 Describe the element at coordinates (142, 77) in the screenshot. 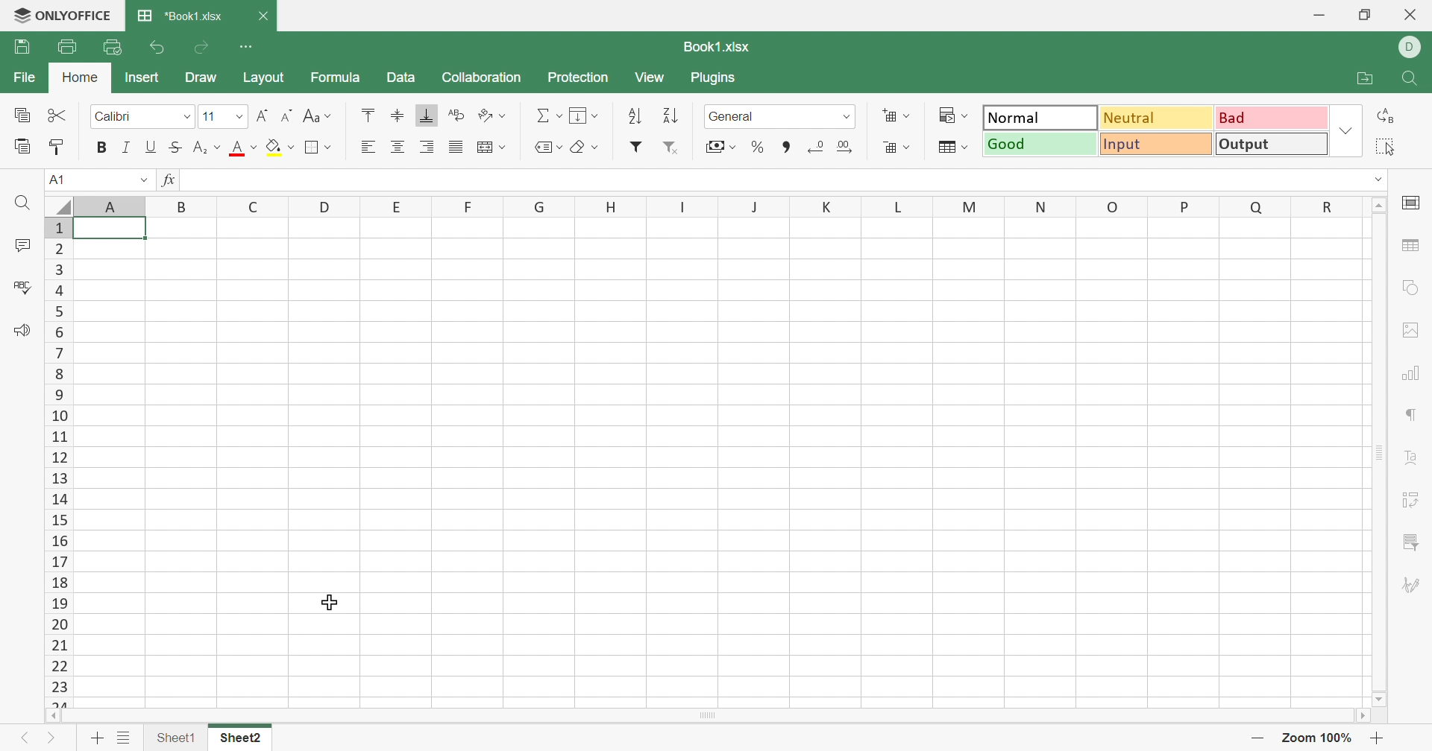

I see `Insert` at that location.